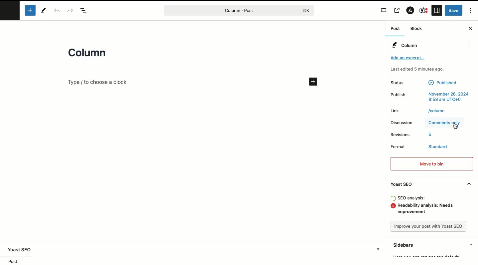  What do you see at coordinates (400, 146) in the screenshot?
I see `Format` at bounding box center [400, 146].